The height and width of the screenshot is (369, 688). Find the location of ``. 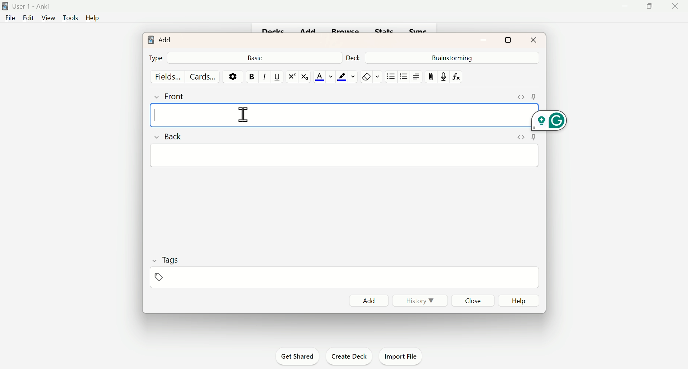

 is located at coordinates (69, 16).